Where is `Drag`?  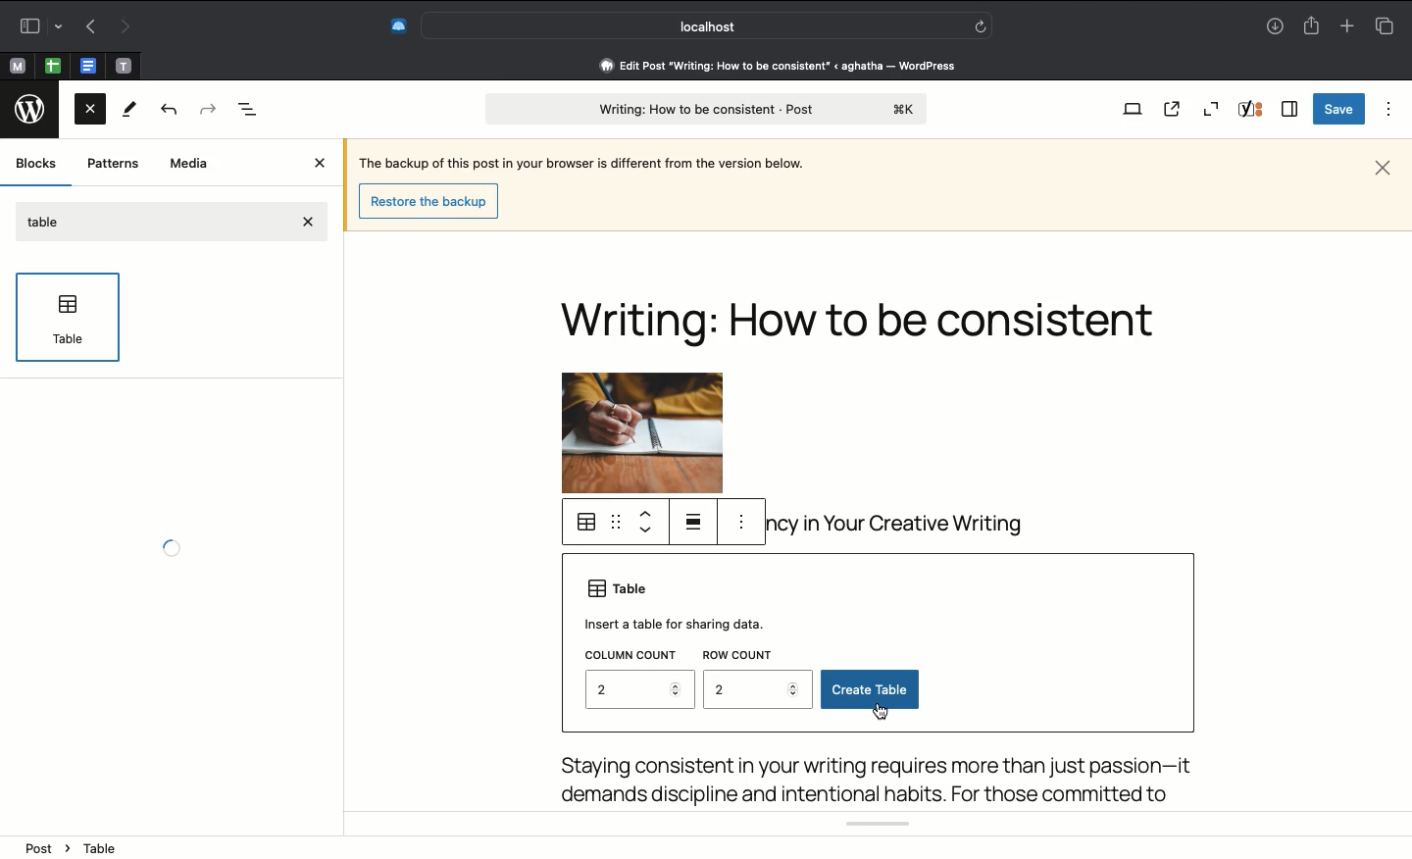
Drag is located at coordinates (618, 522).